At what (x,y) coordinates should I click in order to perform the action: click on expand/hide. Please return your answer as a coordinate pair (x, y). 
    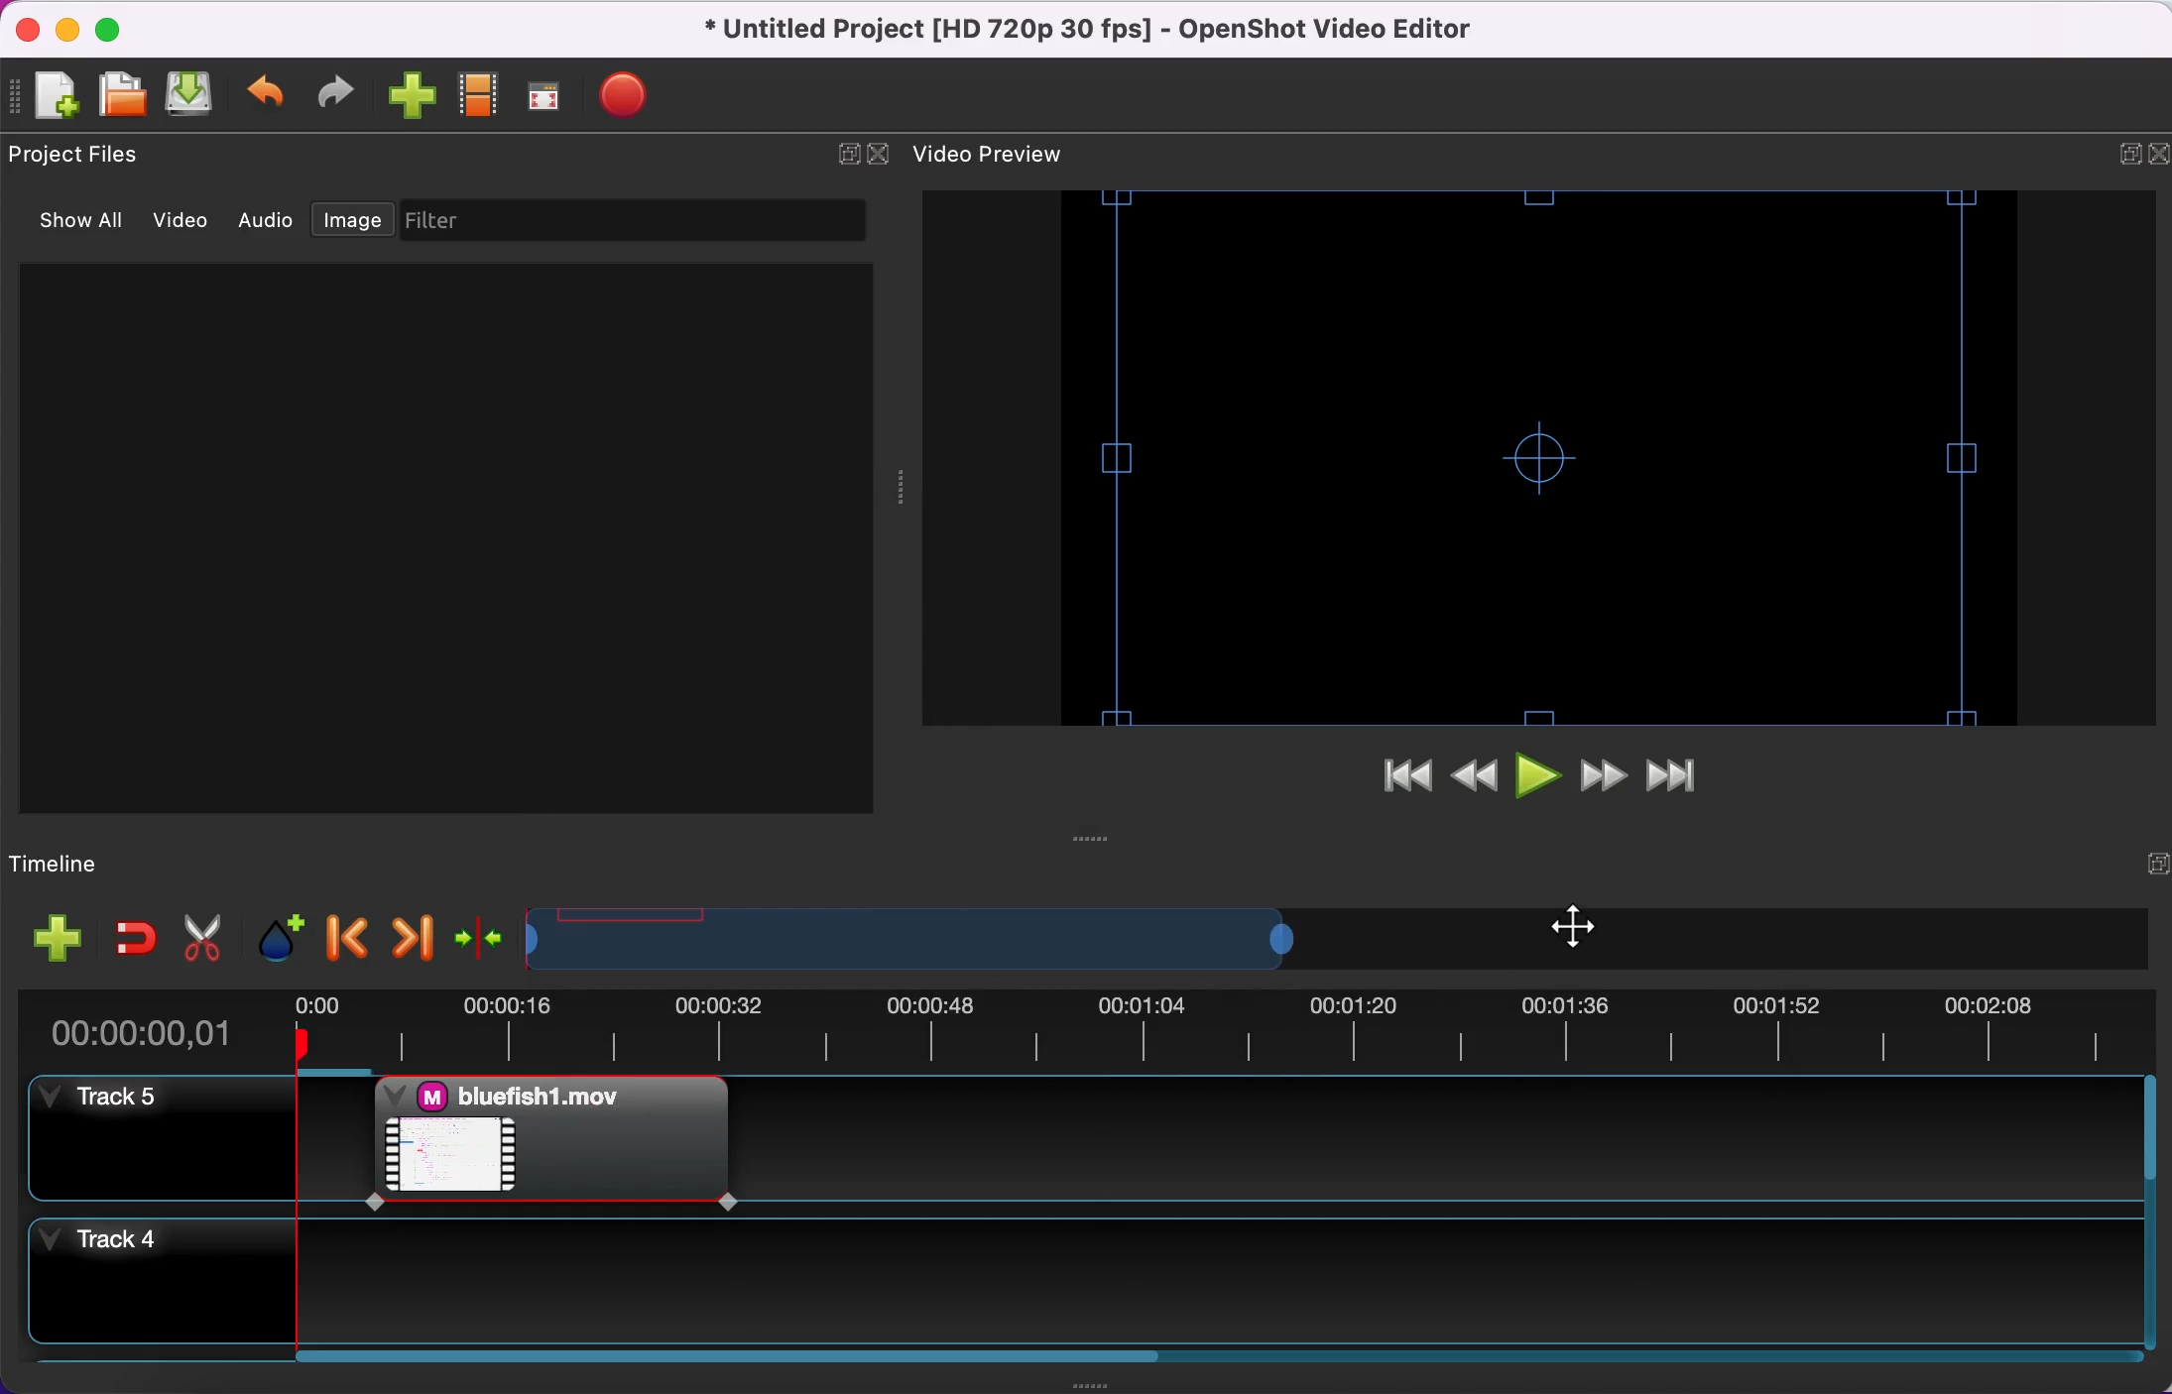
    Looking at the image, I should click on (848, 161).